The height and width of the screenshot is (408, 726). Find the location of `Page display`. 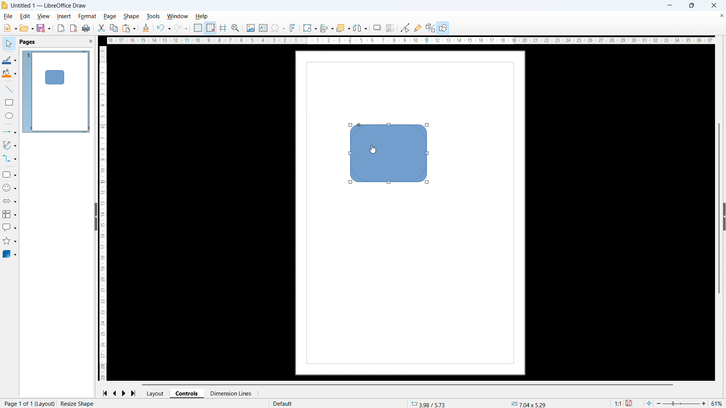

Page display is located at coordinates (56, 91).